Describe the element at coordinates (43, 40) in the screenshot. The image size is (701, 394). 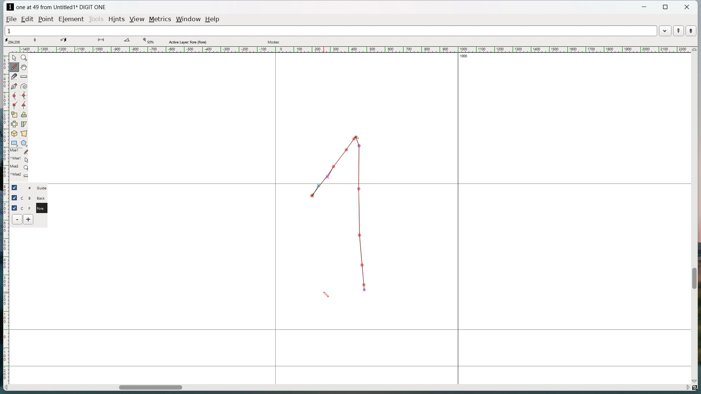
I see `tangent` at that location.